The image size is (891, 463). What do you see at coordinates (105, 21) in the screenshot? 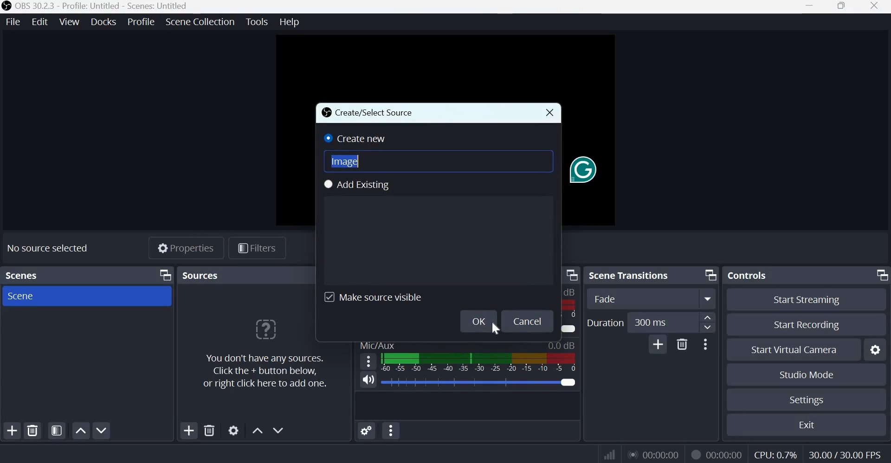
I see `docks` at bounding box center [105, 21].